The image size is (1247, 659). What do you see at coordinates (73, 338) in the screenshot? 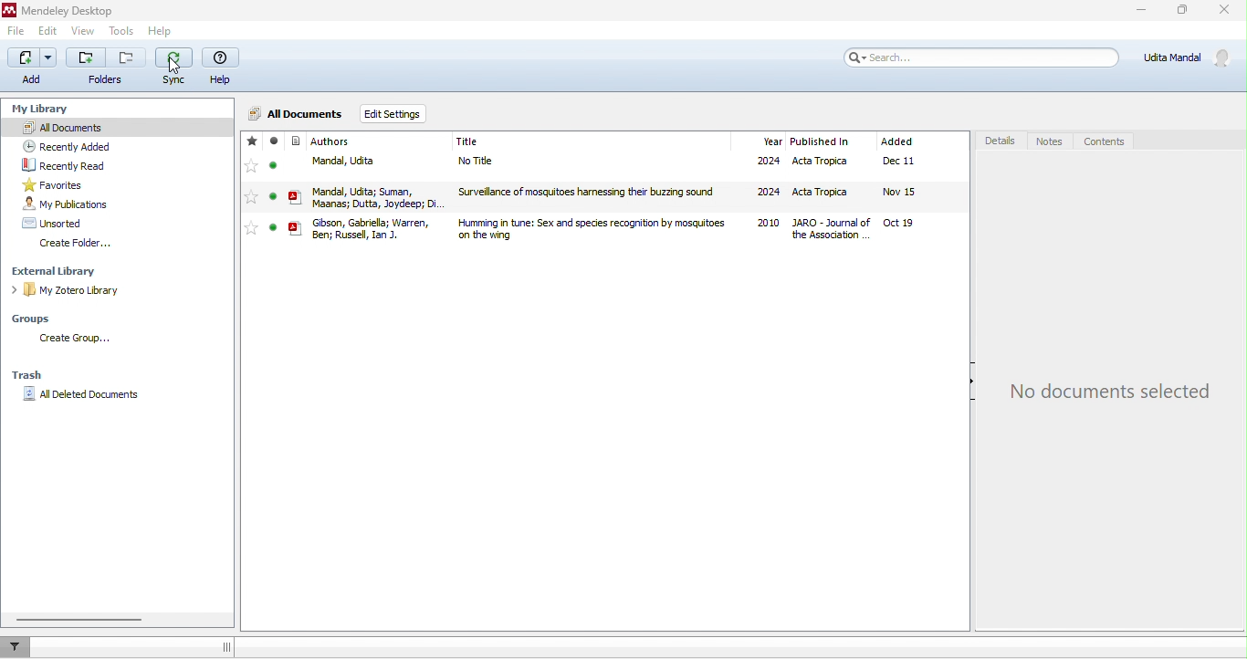
I see `create group` at bounding box center [73, 338].